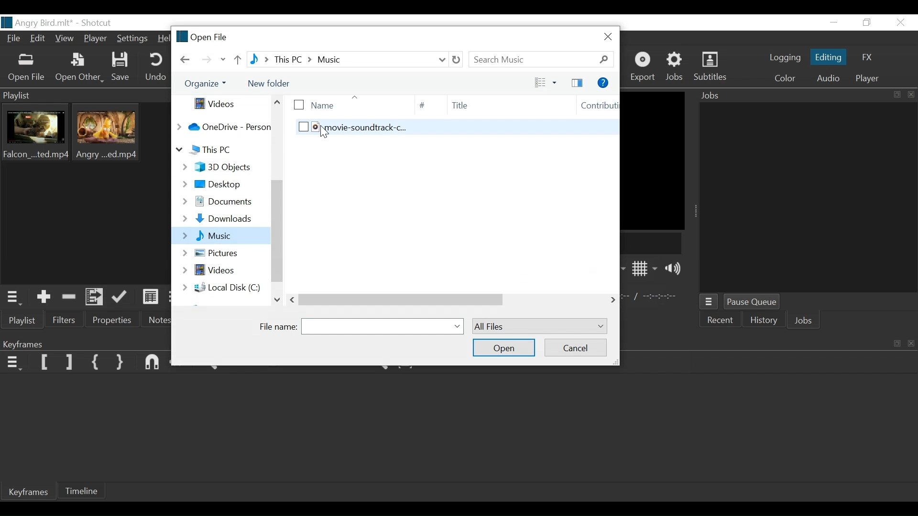 The width and height of the screenshot is (918, 516). Describe the element at coordinates (721, 321) in the screenshot. I see `Recent` at that location.